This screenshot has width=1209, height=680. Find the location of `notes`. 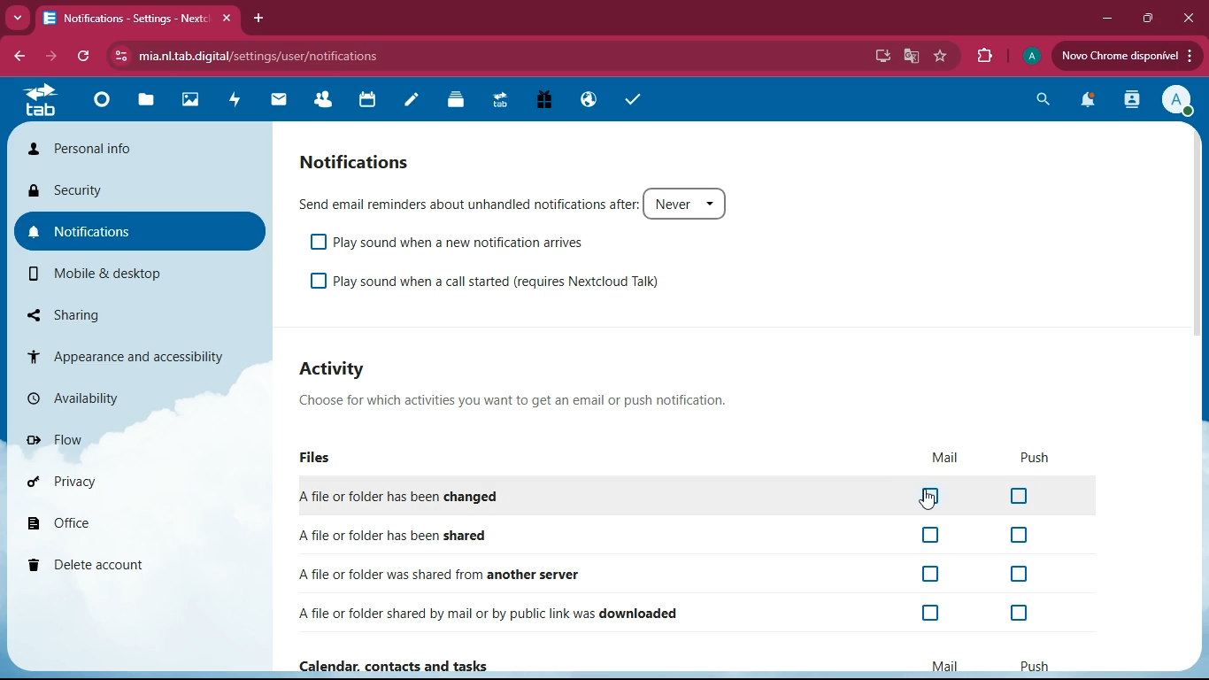

notes is located at coordinates (414, 103).